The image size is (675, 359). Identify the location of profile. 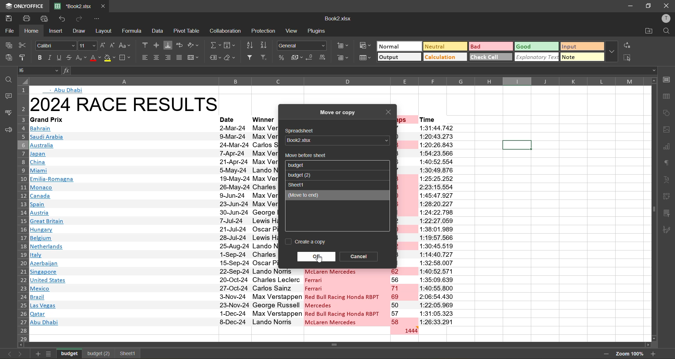
(664, 19).